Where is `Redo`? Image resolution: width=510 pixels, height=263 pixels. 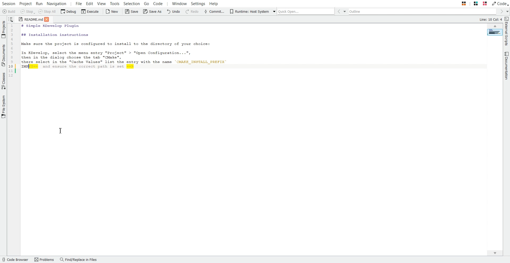 Redo is located at coordinates (192, 12).